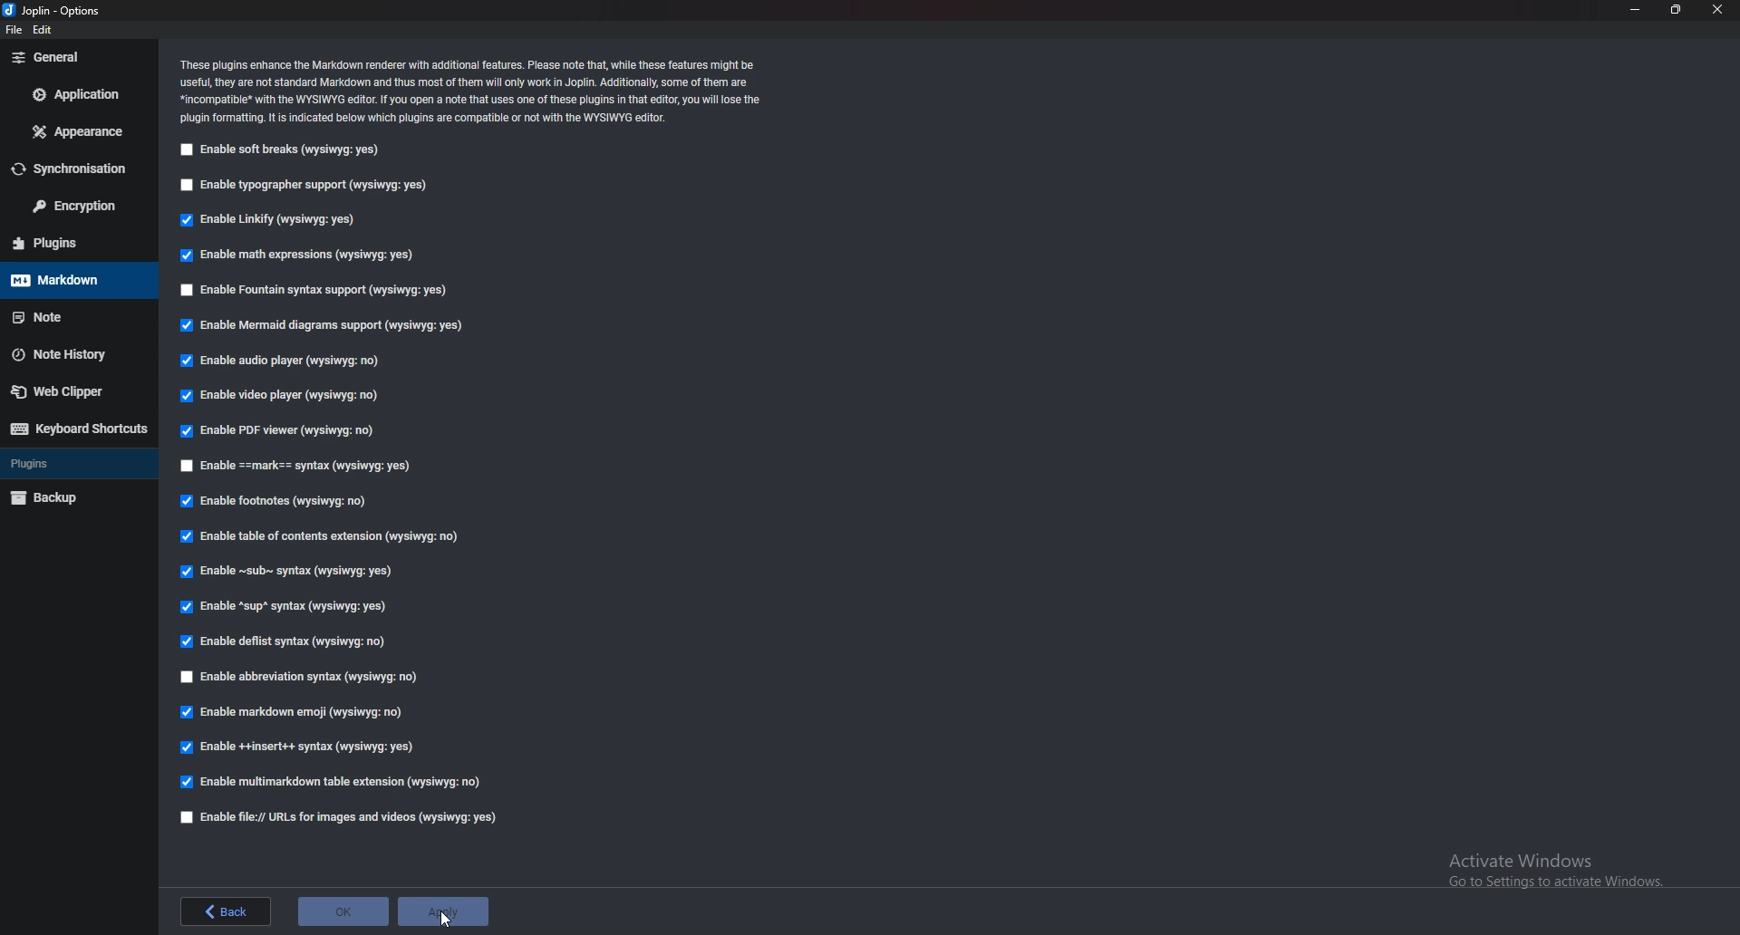 This screenshot has height=935, width=1740. Describe the element at coordinates (286, 360) in the screenshot. I see `enable audio player` at that location.